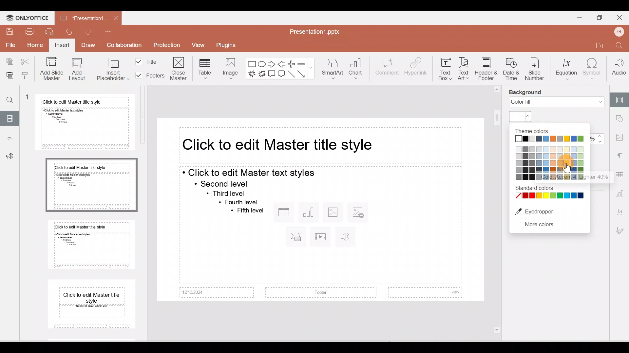  I want to click on Comment, so click(10, 137).